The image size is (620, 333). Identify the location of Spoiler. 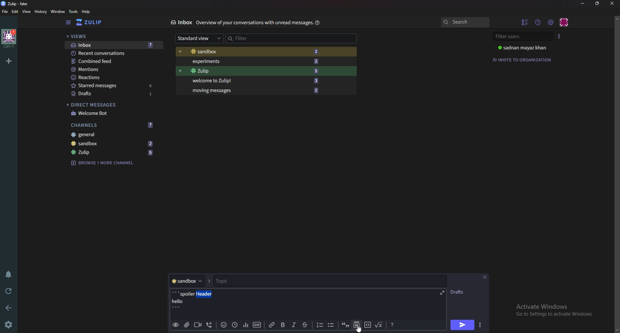
(356, 325).